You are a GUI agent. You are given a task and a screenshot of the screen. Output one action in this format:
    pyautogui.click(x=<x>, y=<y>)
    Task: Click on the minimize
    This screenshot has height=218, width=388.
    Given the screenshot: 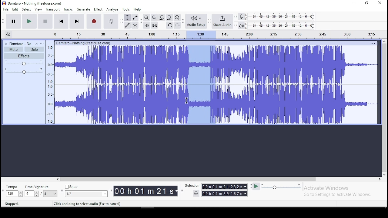 What is the action you would take?
    pyautogui.click(x=354, y=3)
    